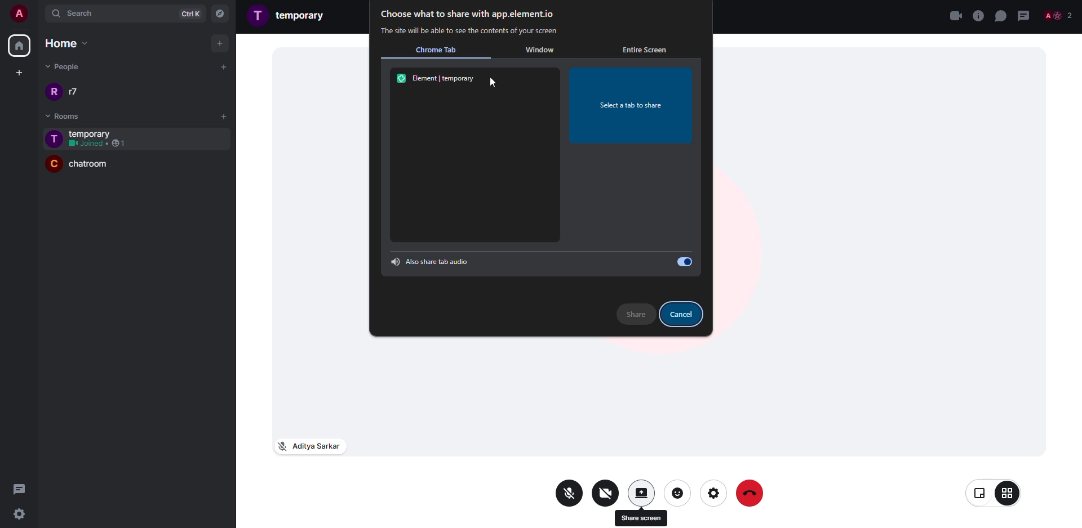  Describe the element at coordinates (469, 32) in the screenshot. I see `info` at that location.